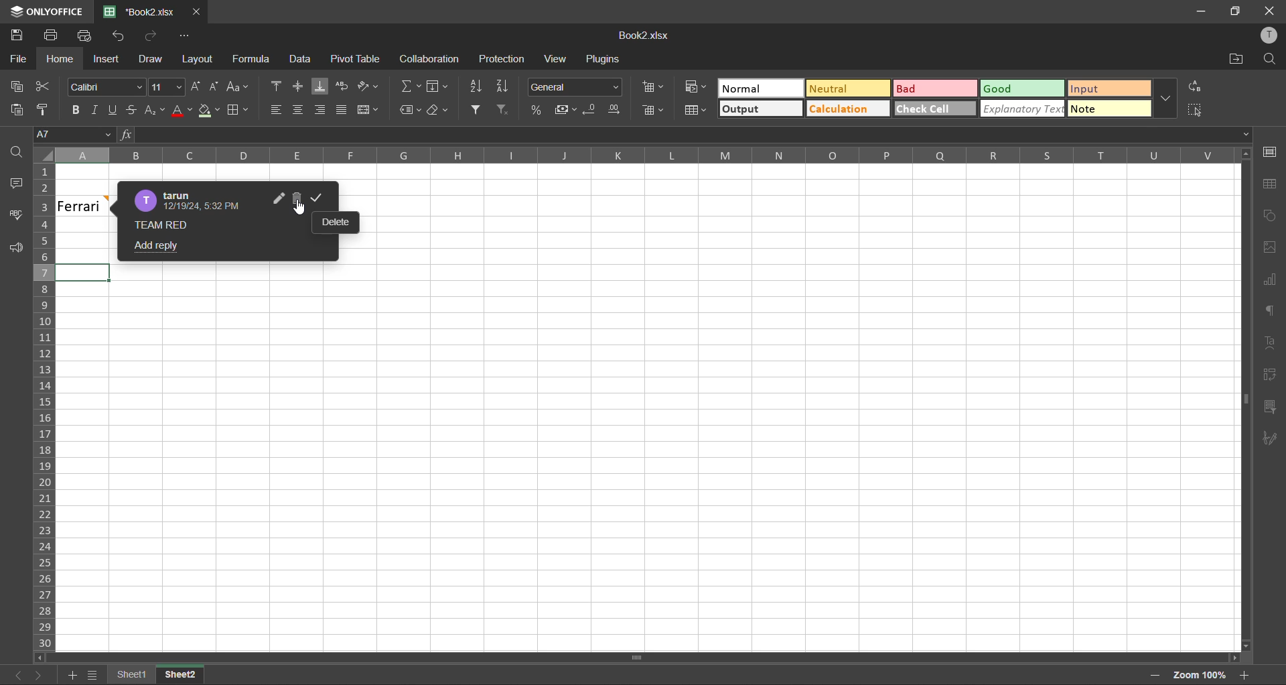  What do you see at coordinates (442, 111) in the screenshot?
I see `clear` at bounding box center [442, 111].